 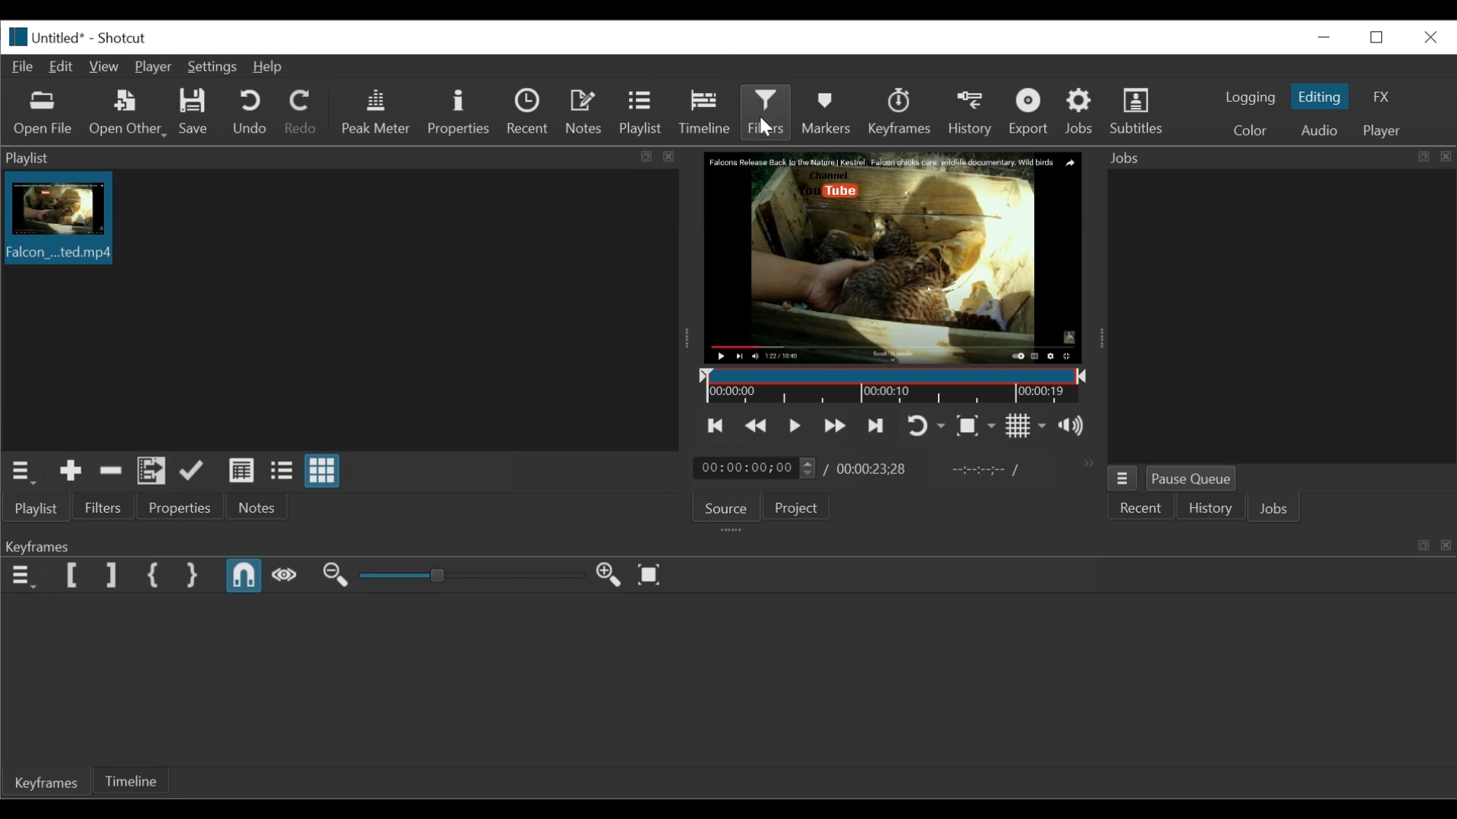 I want to click on Set Filter last, so click(x=111, y=576).